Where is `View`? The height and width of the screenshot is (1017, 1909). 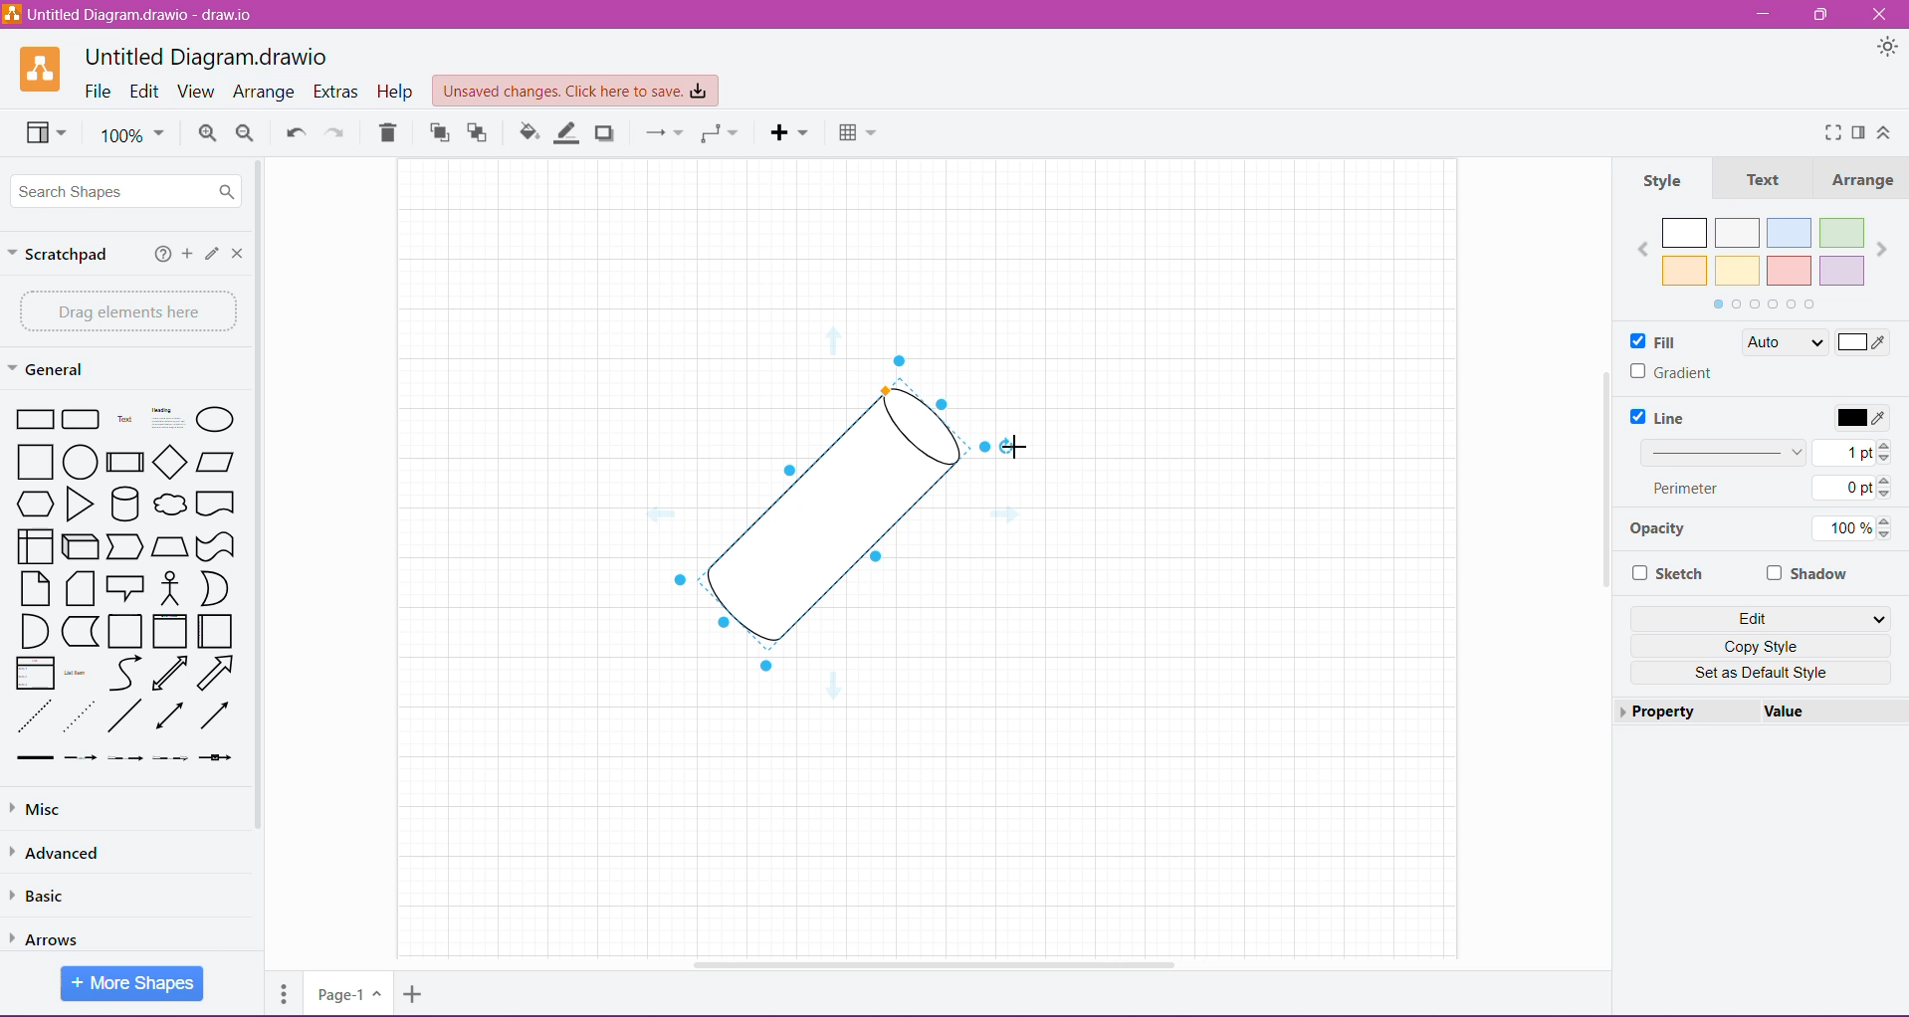
View is located at coordinates (198, 92).